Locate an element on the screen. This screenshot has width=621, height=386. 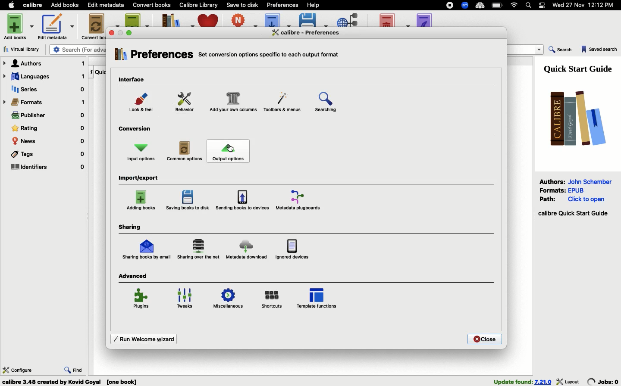
Preferences is located at coordinates (312, 32).